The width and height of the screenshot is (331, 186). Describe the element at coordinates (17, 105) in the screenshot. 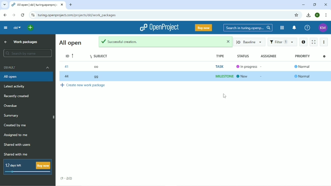

I see `overview` at that location.